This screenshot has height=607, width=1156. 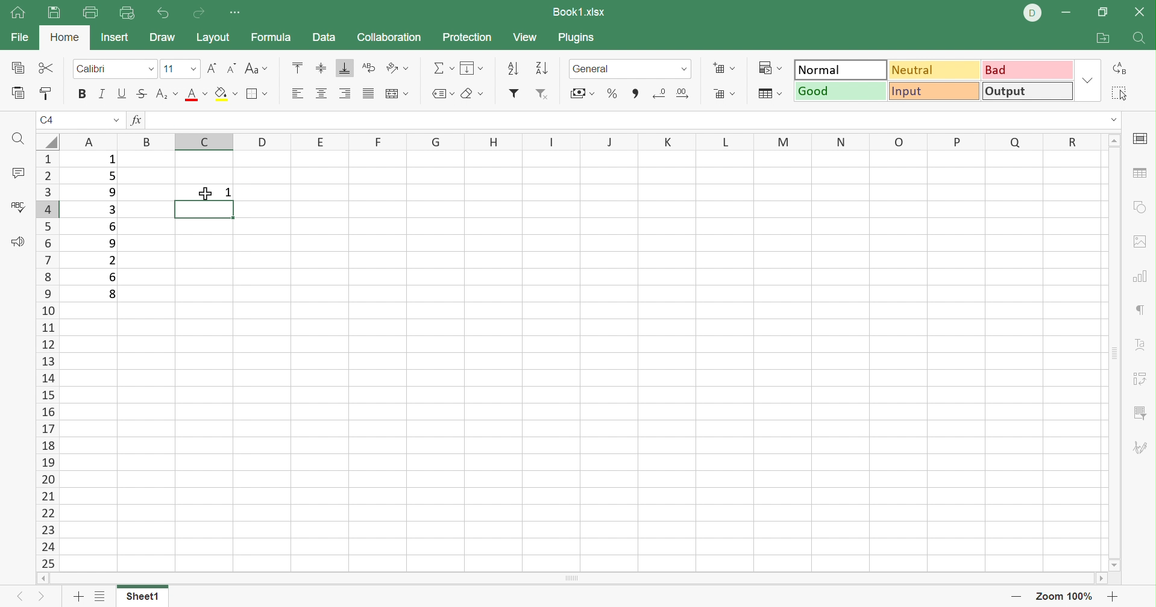 What do you see at coordinates (768, 95) in the screenshot?
I see `Format as table template` at bounding box center [768, 95].